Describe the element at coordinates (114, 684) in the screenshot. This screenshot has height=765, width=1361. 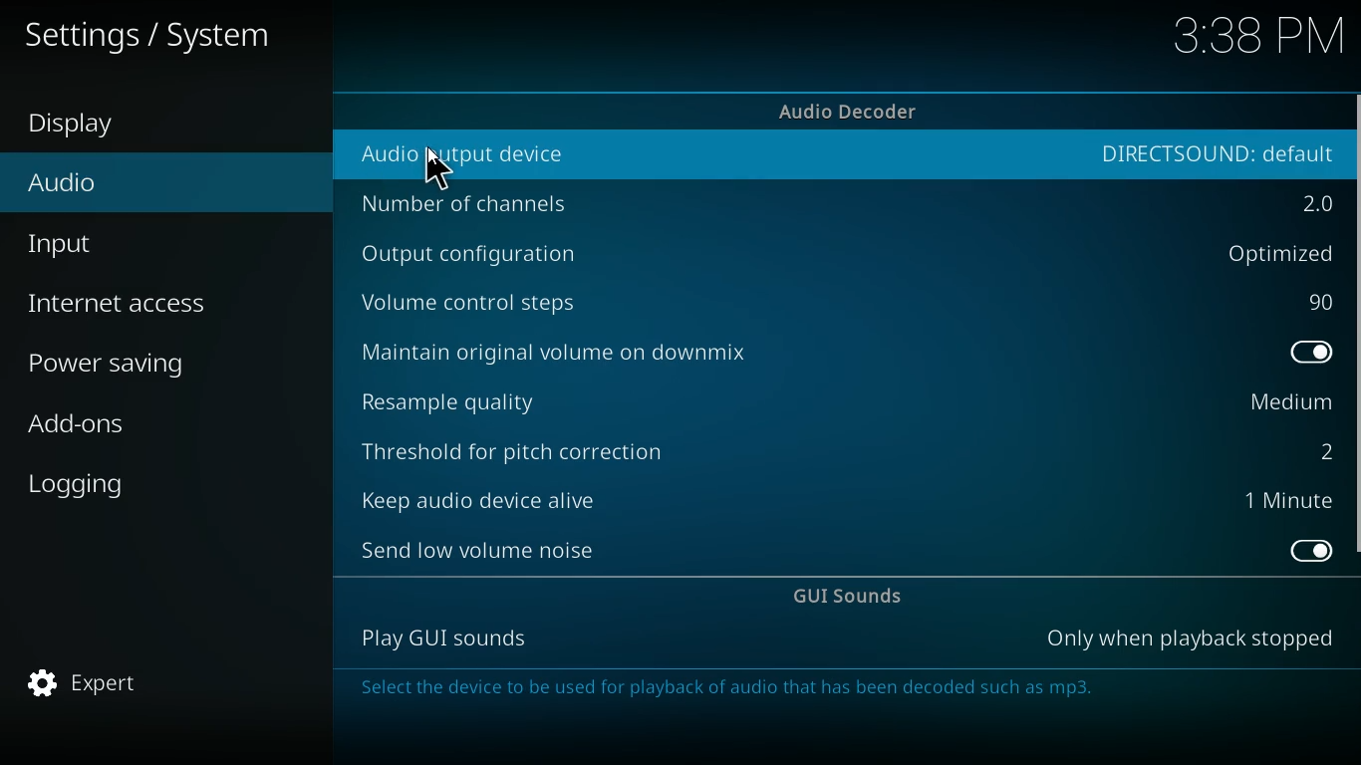
I see `expert` at that location.